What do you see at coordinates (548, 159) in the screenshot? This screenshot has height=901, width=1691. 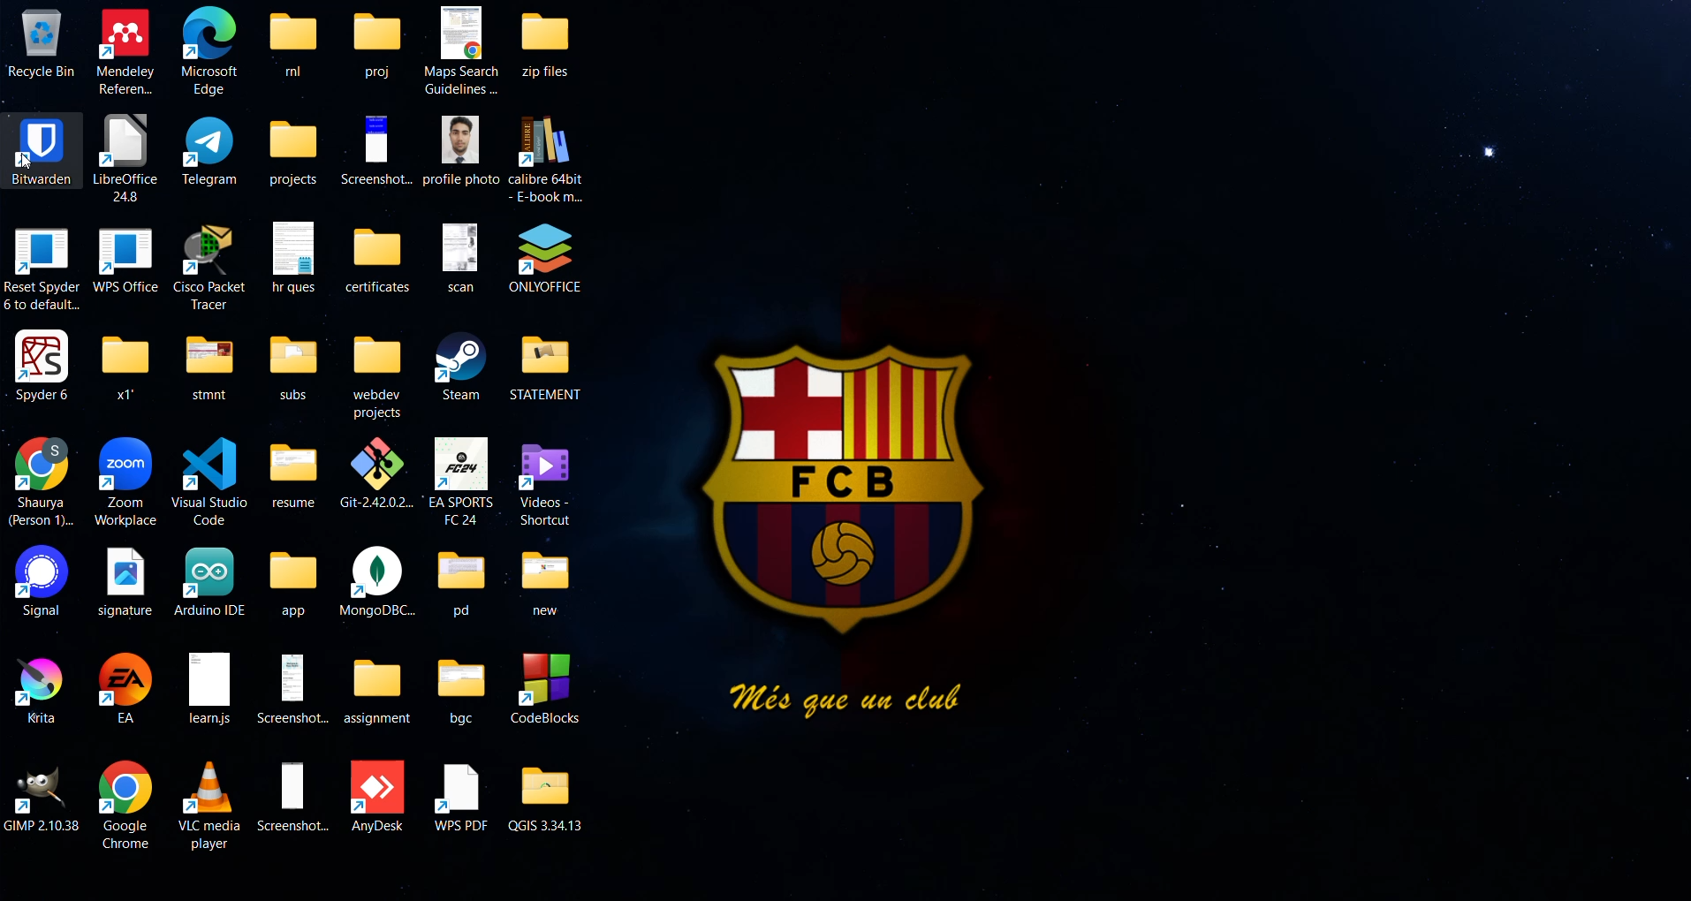 I see `calibre 64bit-E-book m..` at bounding box center [548, 159].